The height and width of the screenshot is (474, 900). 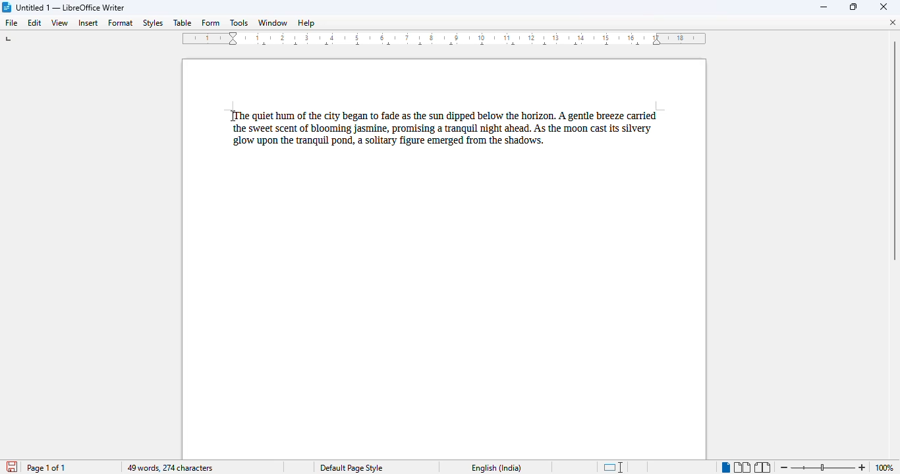 What do you see at coordinates (446, 130) in the screenshot?
I see `paragraph` at bounding box center [446, 130].